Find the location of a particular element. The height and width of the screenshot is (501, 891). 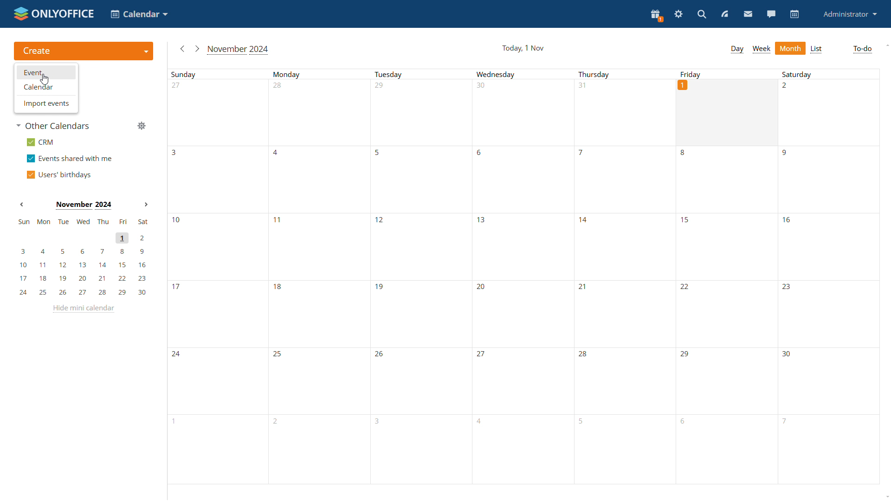

administrator is located at coordinates (851, 13).